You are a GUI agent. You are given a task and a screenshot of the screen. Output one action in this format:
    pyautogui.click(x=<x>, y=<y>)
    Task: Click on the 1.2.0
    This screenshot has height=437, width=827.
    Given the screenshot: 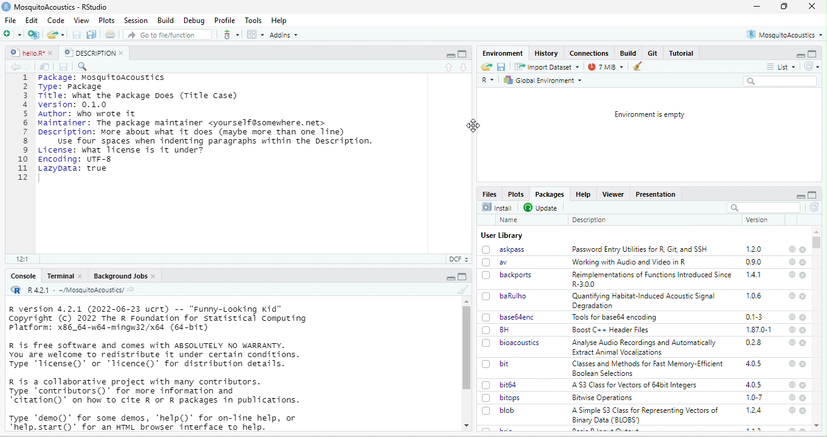 What is the action you would take?
    pyautogui.click(x=754, y=249)
    